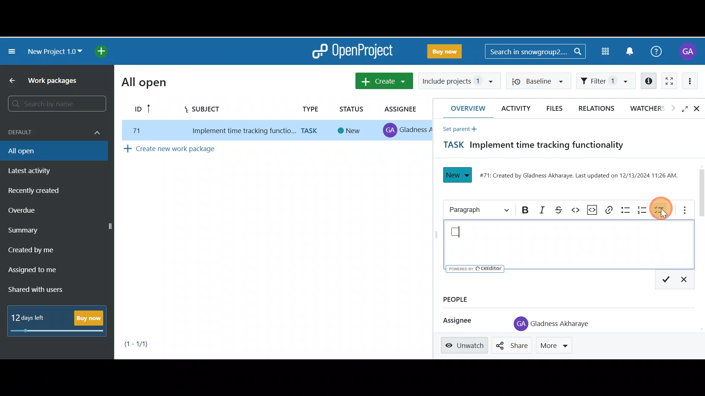 The width and height of the screenshot is (705, 396). I want to click on Subject, so click(214, 111).